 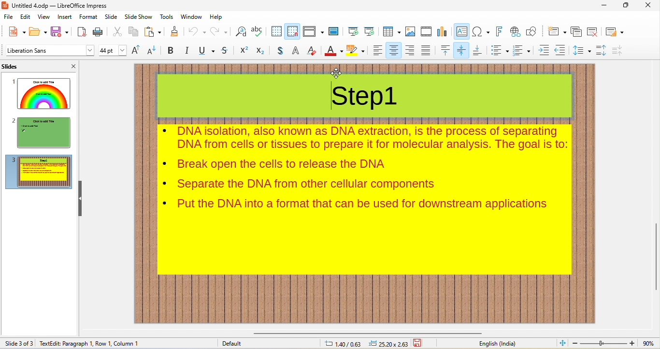 What do you see at coordinates (174, 31) in the screenshot?
I see `clone` at bounding box center [174, 31].